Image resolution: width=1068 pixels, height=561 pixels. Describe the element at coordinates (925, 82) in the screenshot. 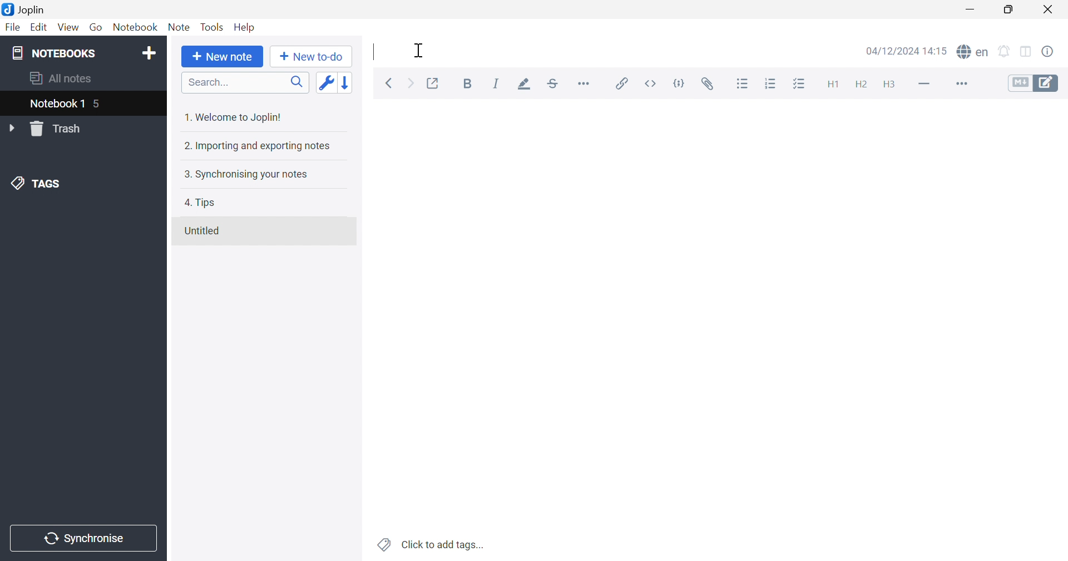

I see `Horizontal line` at that location.